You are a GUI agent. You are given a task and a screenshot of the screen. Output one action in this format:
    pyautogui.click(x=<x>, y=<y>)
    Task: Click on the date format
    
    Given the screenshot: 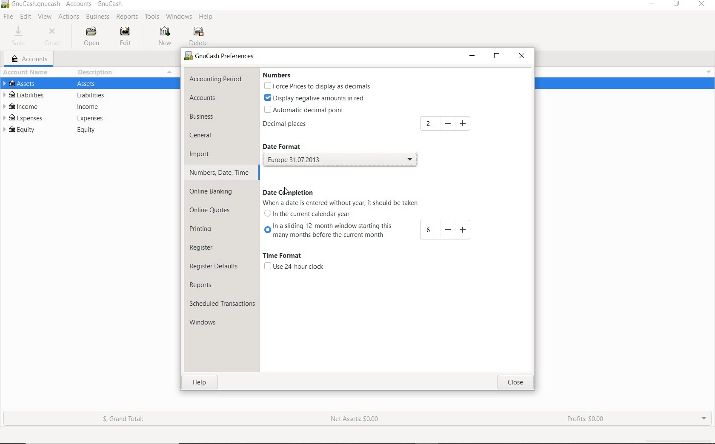 What is the action you would take?
    pyautogui.click(x=289, y=147)
    